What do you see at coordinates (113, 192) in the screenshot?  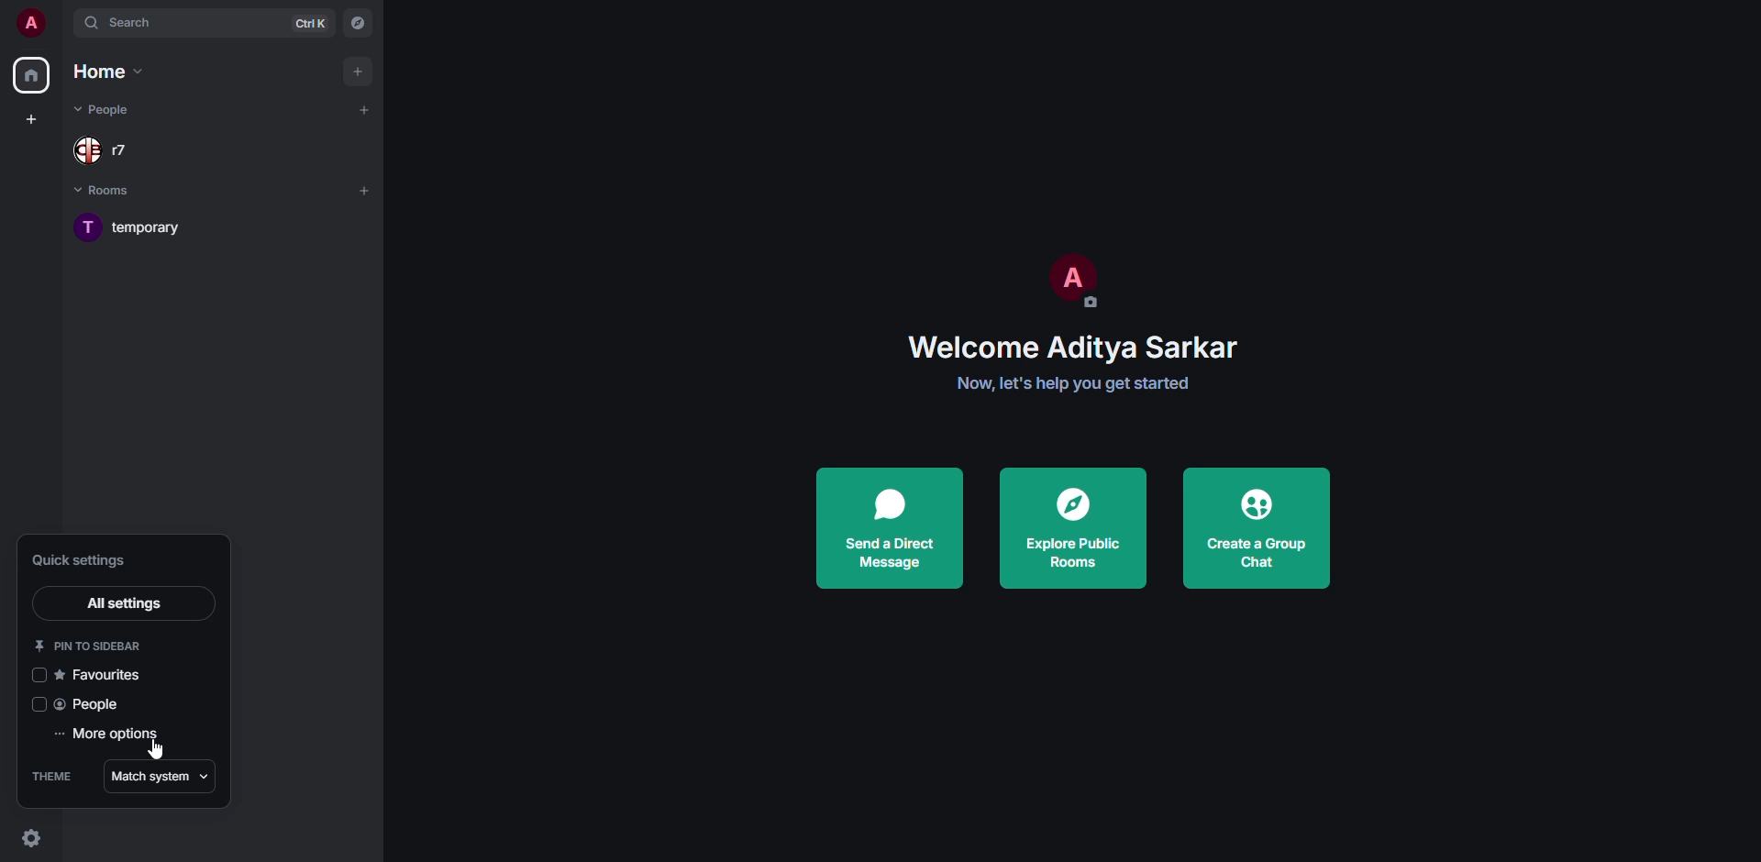 I see `rooms` at bounding box center [113, 192].